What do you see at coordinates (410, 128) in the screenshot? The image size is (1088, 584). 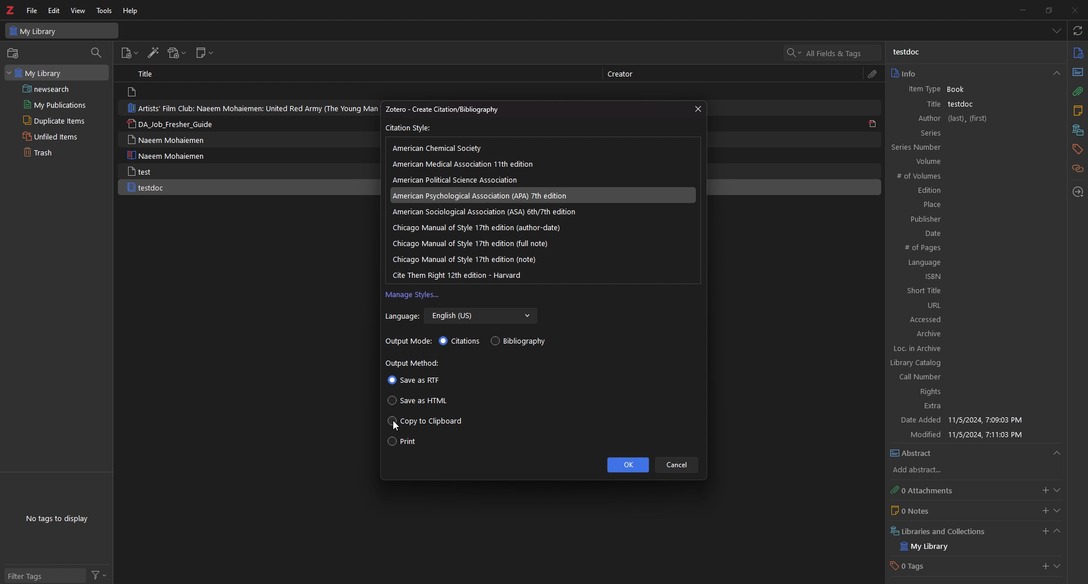 I see `Citation Style:` at bounding box center [410, 128].